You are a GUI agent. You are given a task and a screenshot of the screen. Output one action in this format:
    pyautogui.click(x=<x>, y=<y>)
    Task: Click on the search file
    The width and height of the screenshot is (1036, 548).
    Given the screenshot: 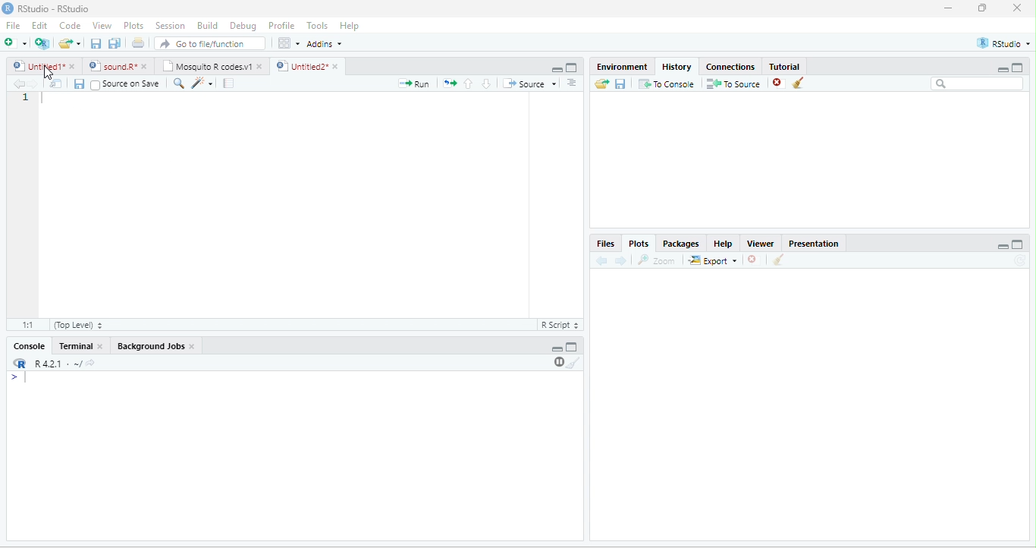 What is the action you would take?
    pyautogui.click(x=211, y=43)
    